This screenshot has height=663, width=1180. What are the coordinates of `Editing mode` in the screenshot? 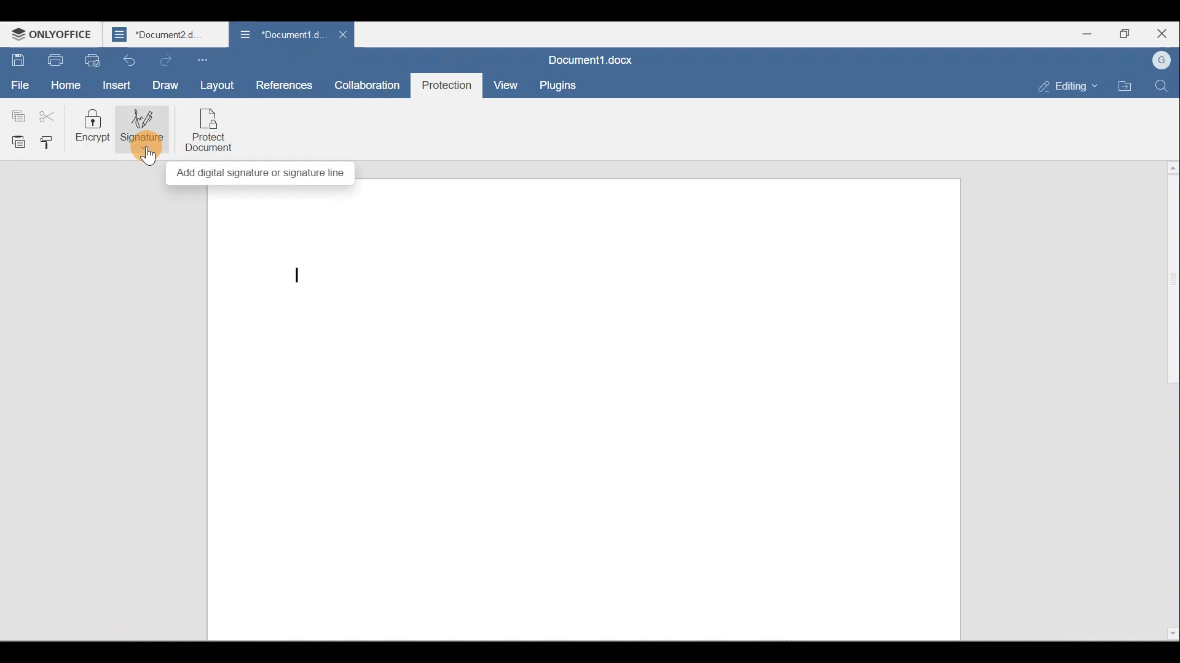 It's located at (1070, 86).